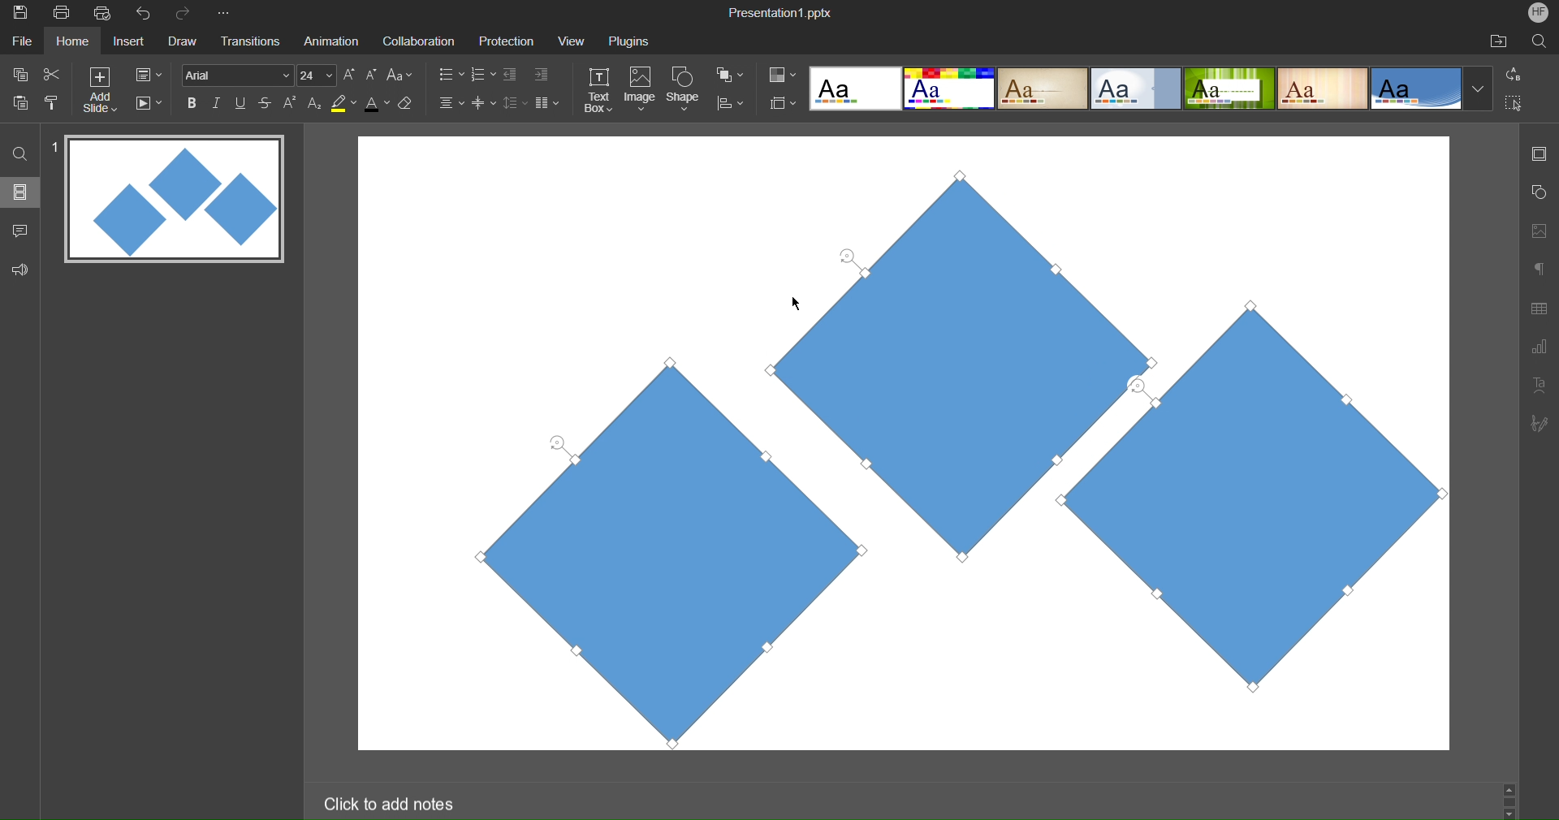 This screenshot has height=820, width=1559. What do you see at coordinates (731, 75) in the screenshot?
I see `Arrange` at bounding box center [731, 75].